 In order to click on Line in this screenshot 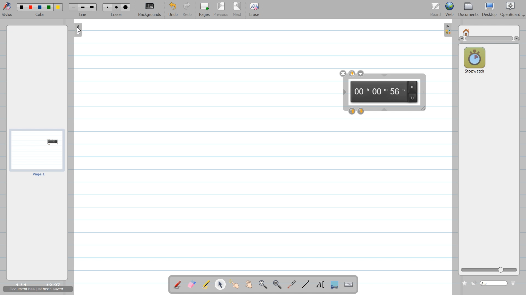, I will do `click(83, 10)`.